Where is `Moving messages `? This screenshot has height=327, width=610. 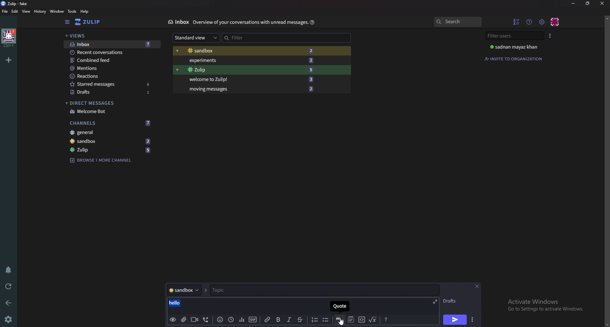 Moving messages  is located at coordinates (211, 90).